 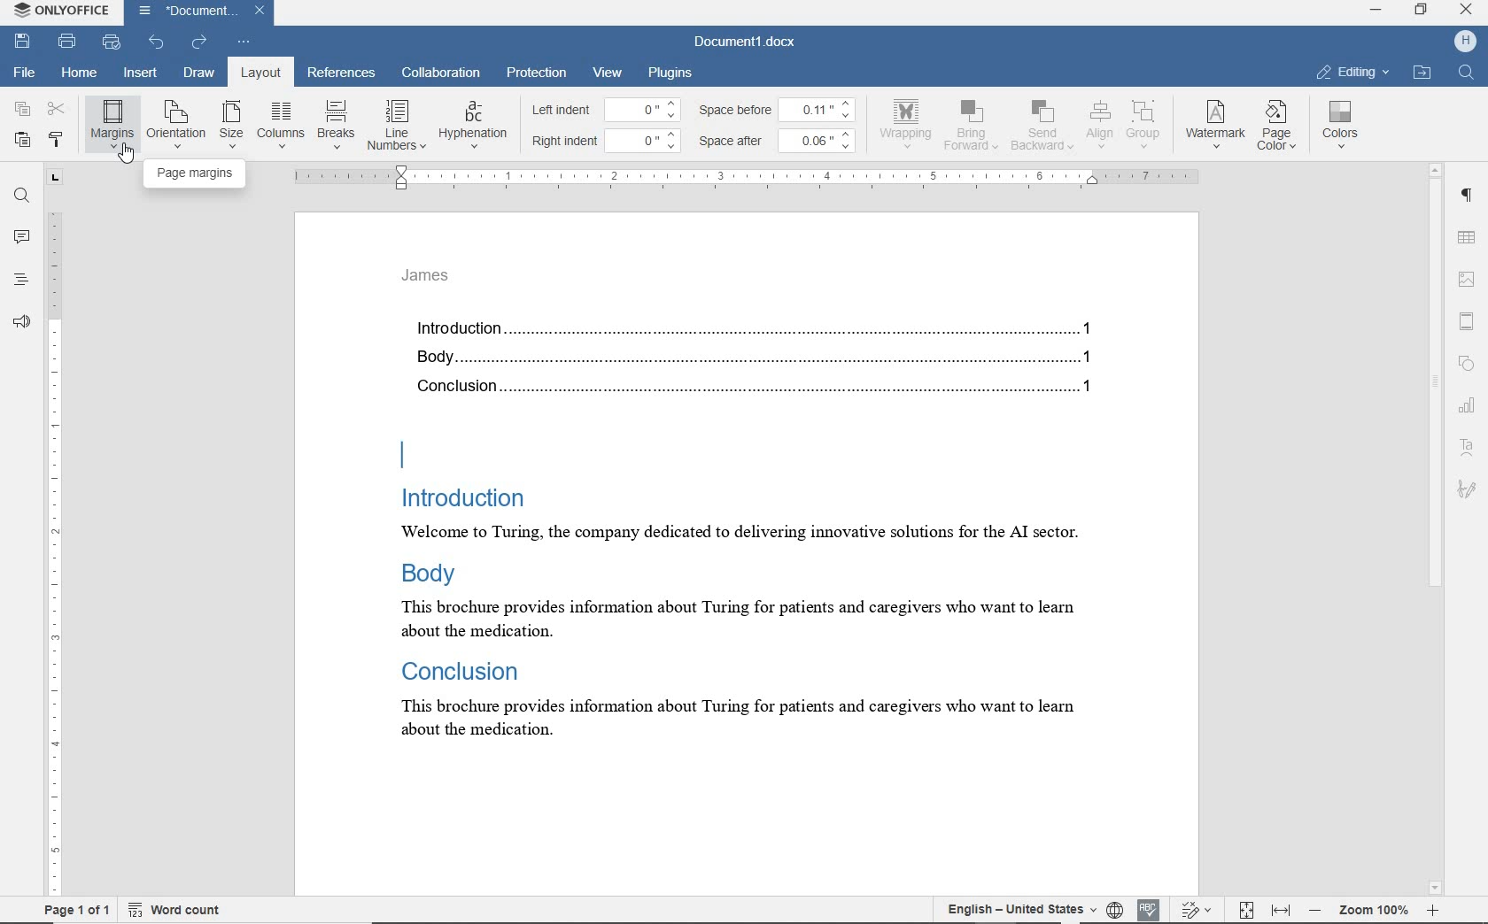 What do you see at coordinates (395, 125) in the screenshot?
I see `line numbers` at bounding box center [395, 125].